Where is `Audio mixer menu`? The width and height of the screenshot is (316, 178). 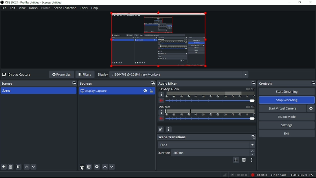 Audio mixer menu is located at coordinates (169, 130).